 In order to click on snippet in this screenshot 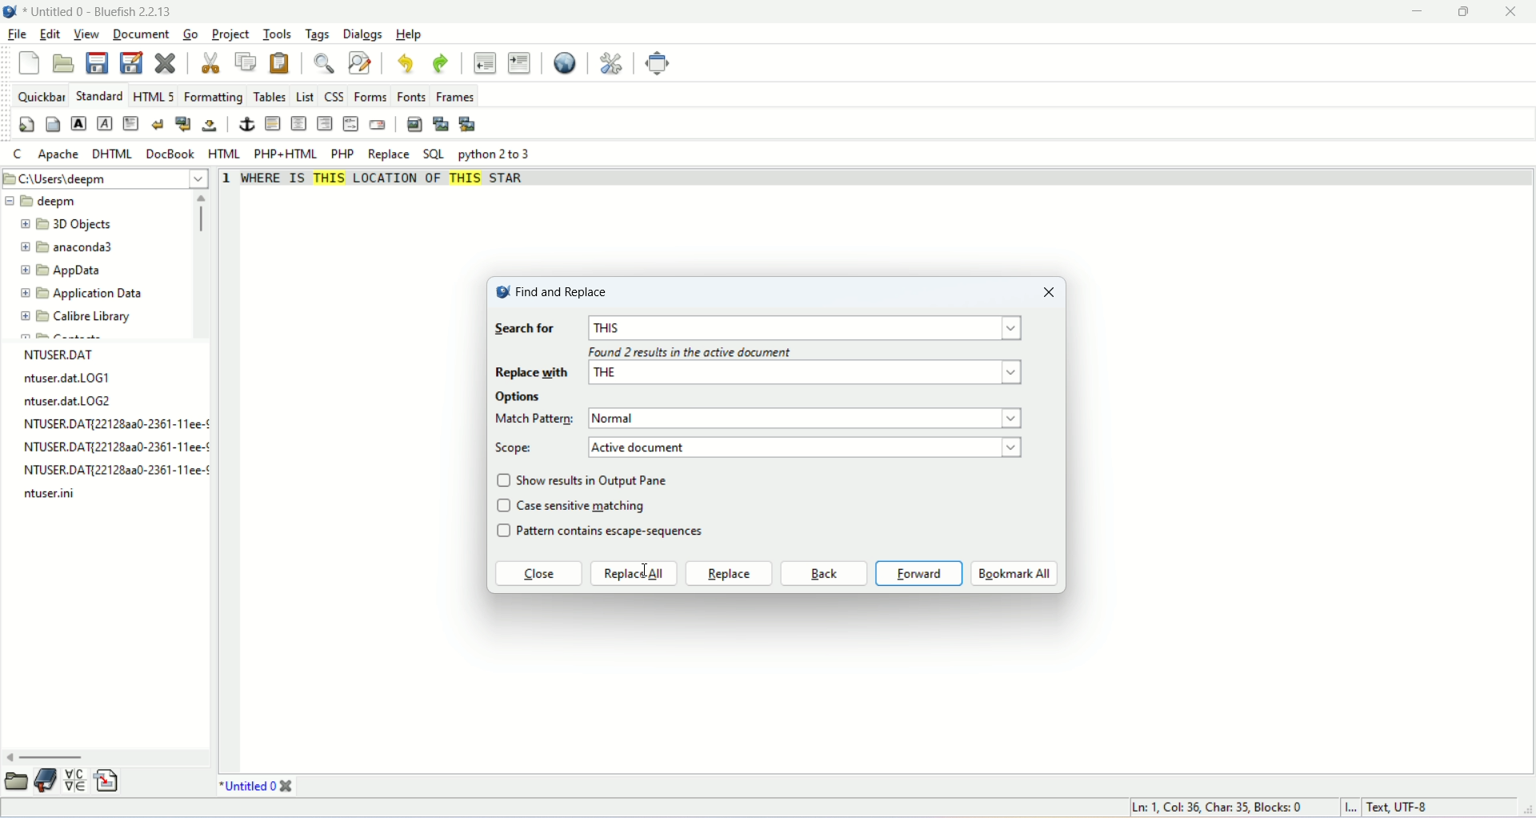, I will do `click(105, 781)`.